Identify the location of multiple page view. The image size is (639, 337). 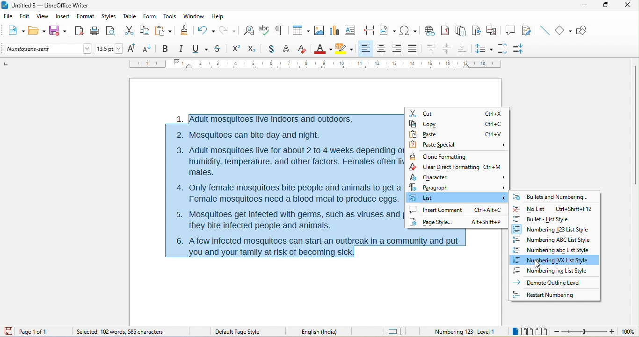
(527, 332).